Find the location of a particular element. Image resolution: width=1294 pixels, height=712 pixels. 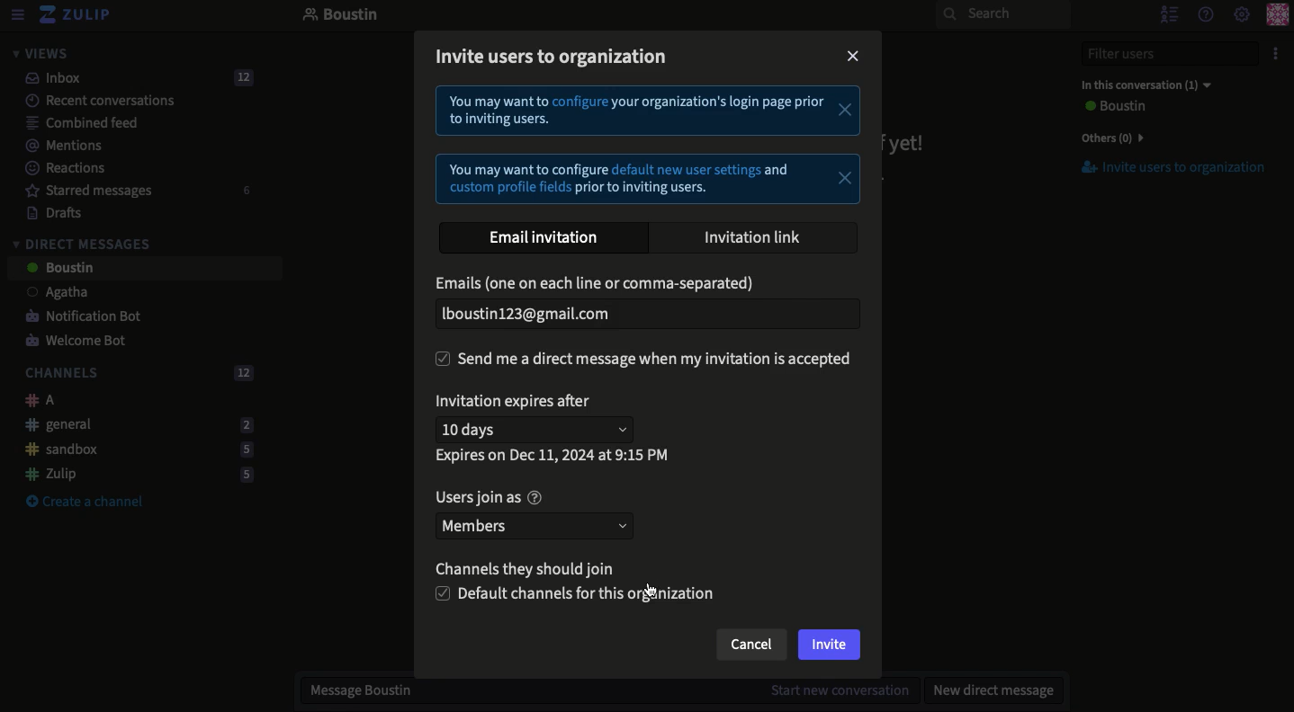

New DM is located at coordinates (989, 690).